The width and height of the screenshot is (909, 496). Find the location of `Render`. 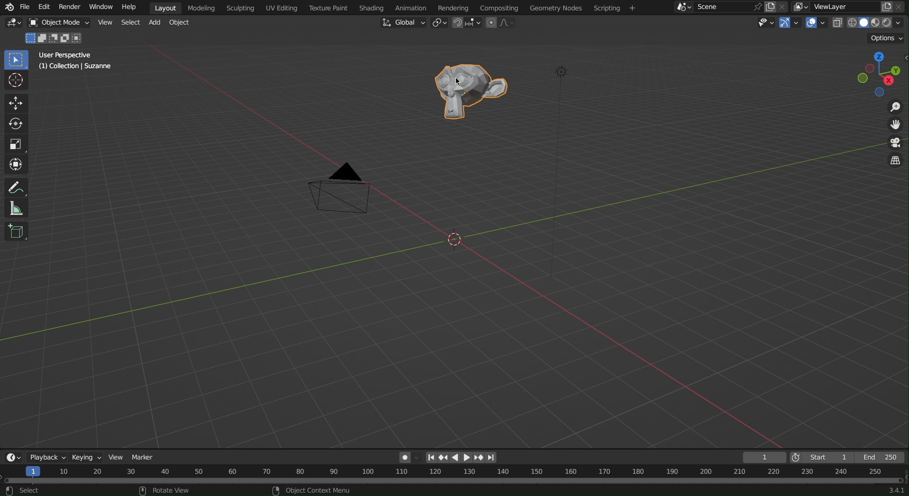

Render is located at coordinates (71, 9).